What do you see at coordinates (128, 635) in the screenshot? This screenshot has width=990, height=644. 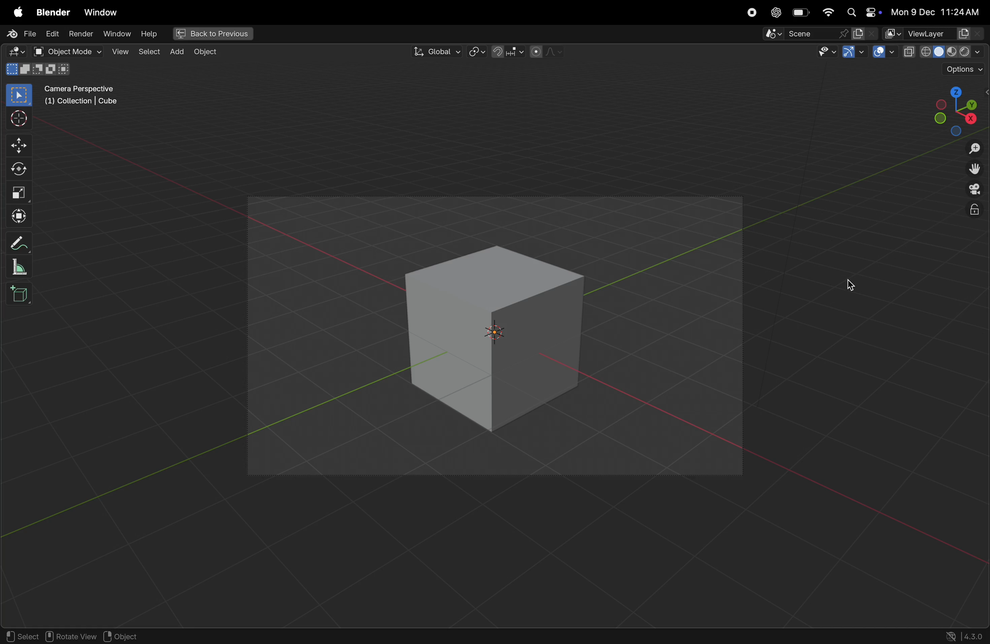 I see `object` at bounding box center [128, 635].